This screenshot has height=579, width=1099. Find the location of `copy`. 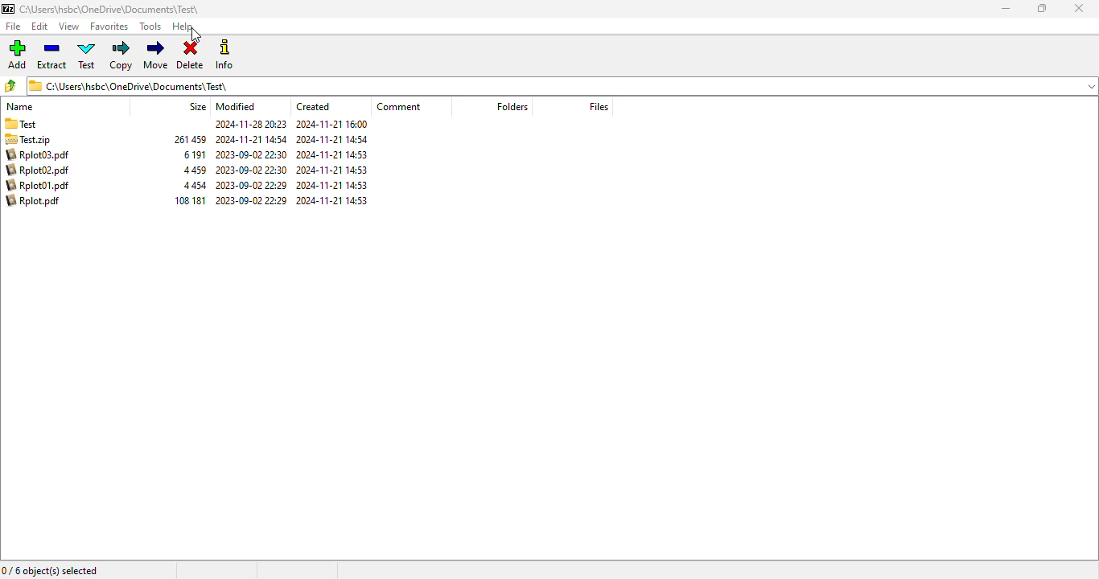

copy is located at coordinates (121, 55).